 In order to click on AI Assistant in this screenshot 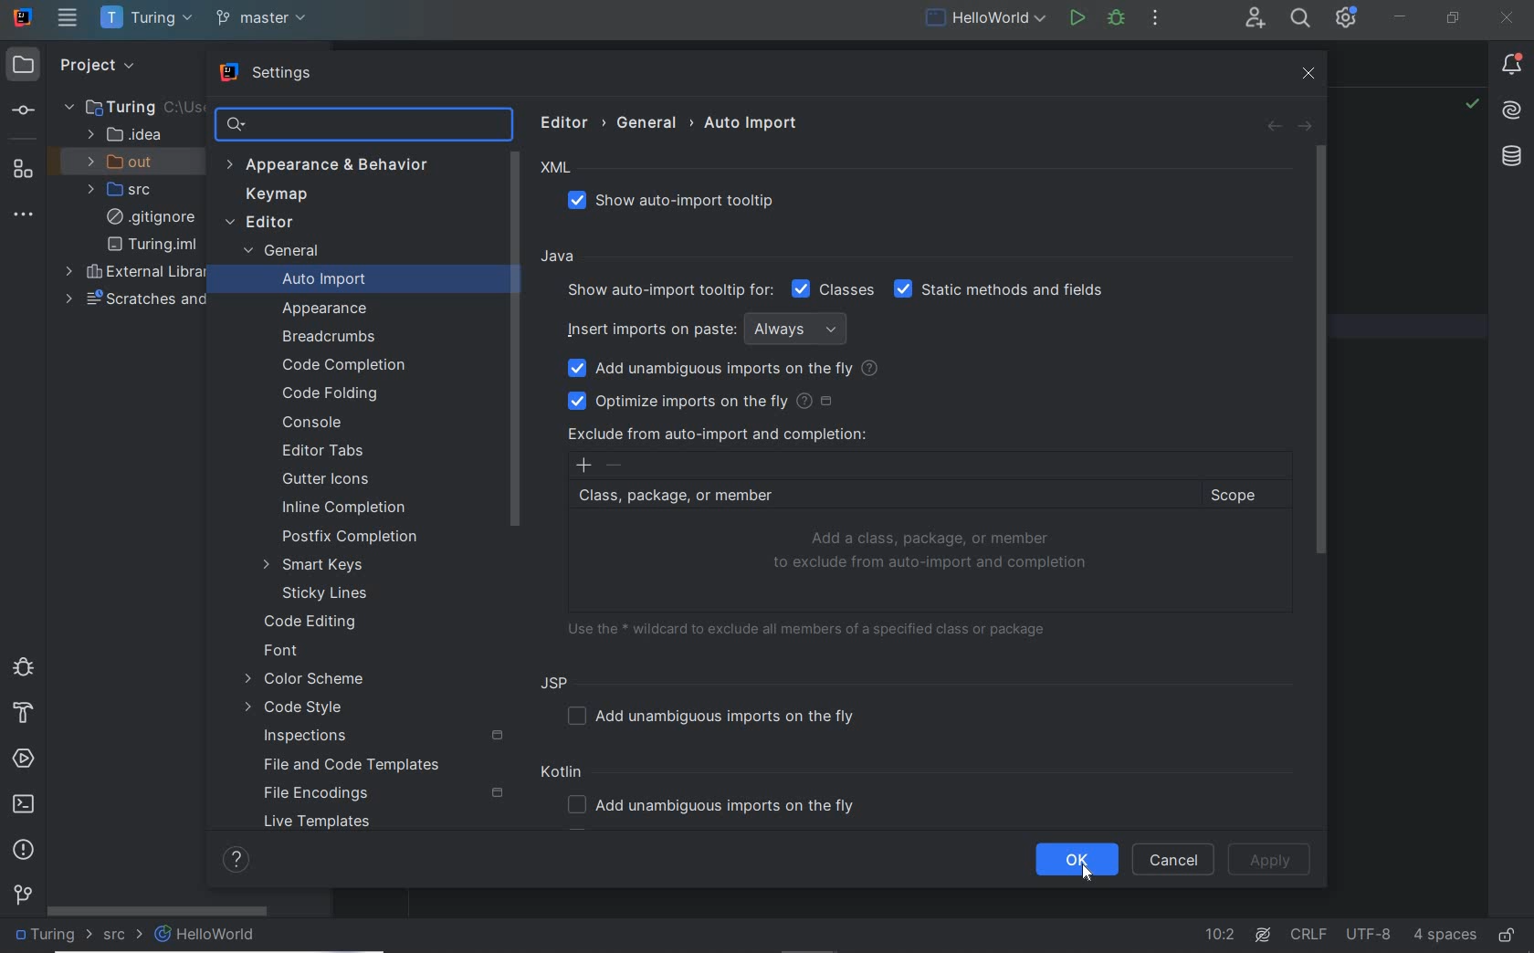, I will do `click(1513, 111)`.